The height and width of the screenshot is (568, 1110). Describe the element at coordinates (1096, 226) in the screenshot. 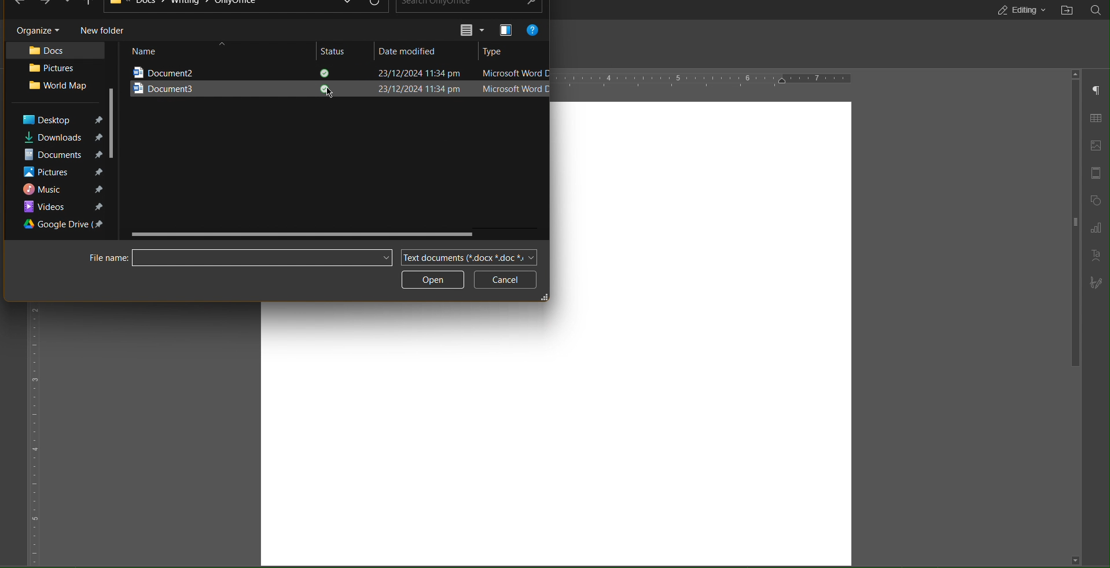

I see `Graph Settings` at that location.